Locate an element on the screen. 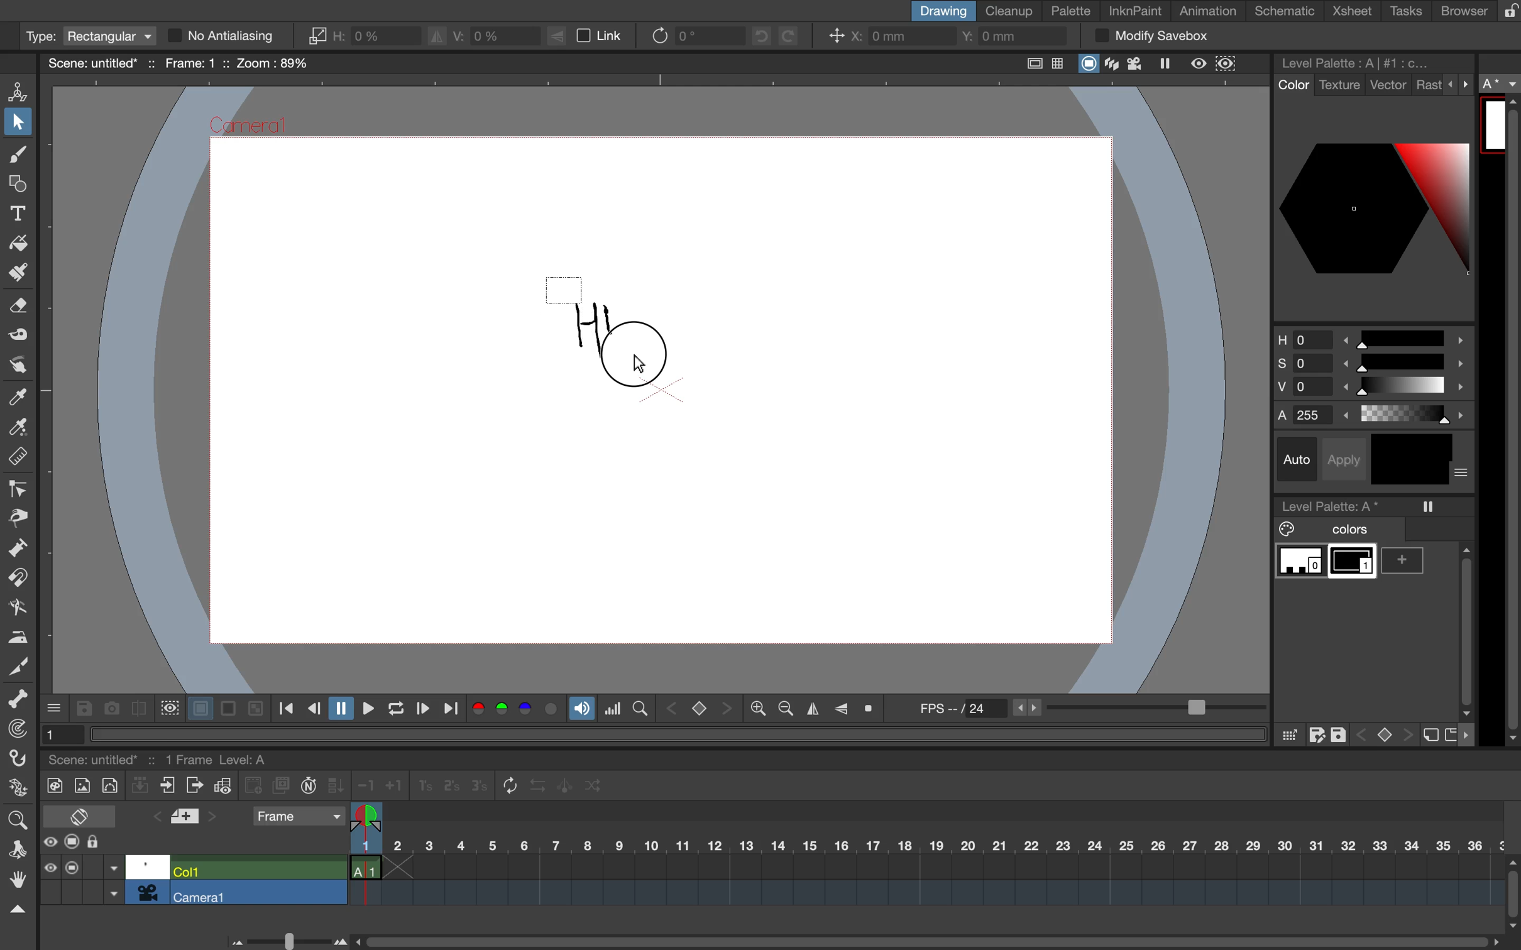 This screenshot has width=1521, height=950. vertical scroll bar sidebar is located at coordinates (1464, 626).